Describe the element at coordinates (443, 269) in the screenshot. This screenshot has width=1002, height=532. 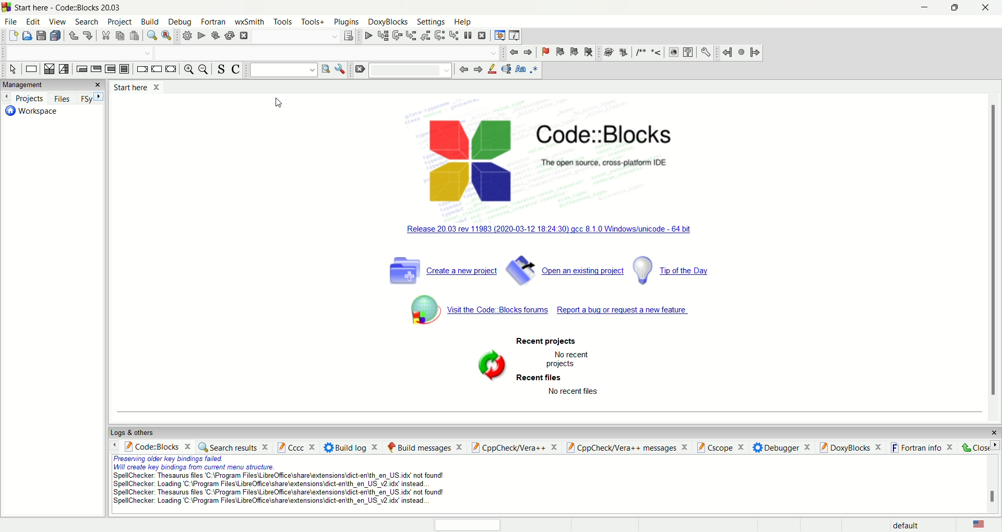
I see `create a new project` at that location.